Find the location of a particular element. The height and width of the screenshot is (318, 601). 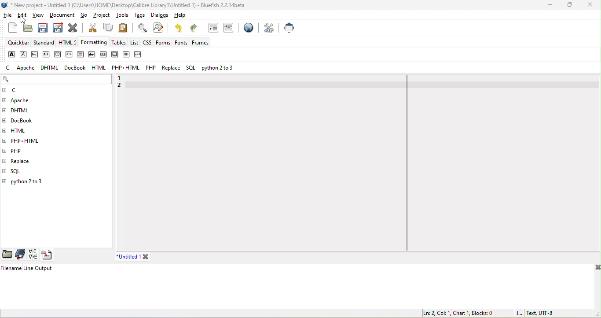

view is located at coordinates (39, 16).